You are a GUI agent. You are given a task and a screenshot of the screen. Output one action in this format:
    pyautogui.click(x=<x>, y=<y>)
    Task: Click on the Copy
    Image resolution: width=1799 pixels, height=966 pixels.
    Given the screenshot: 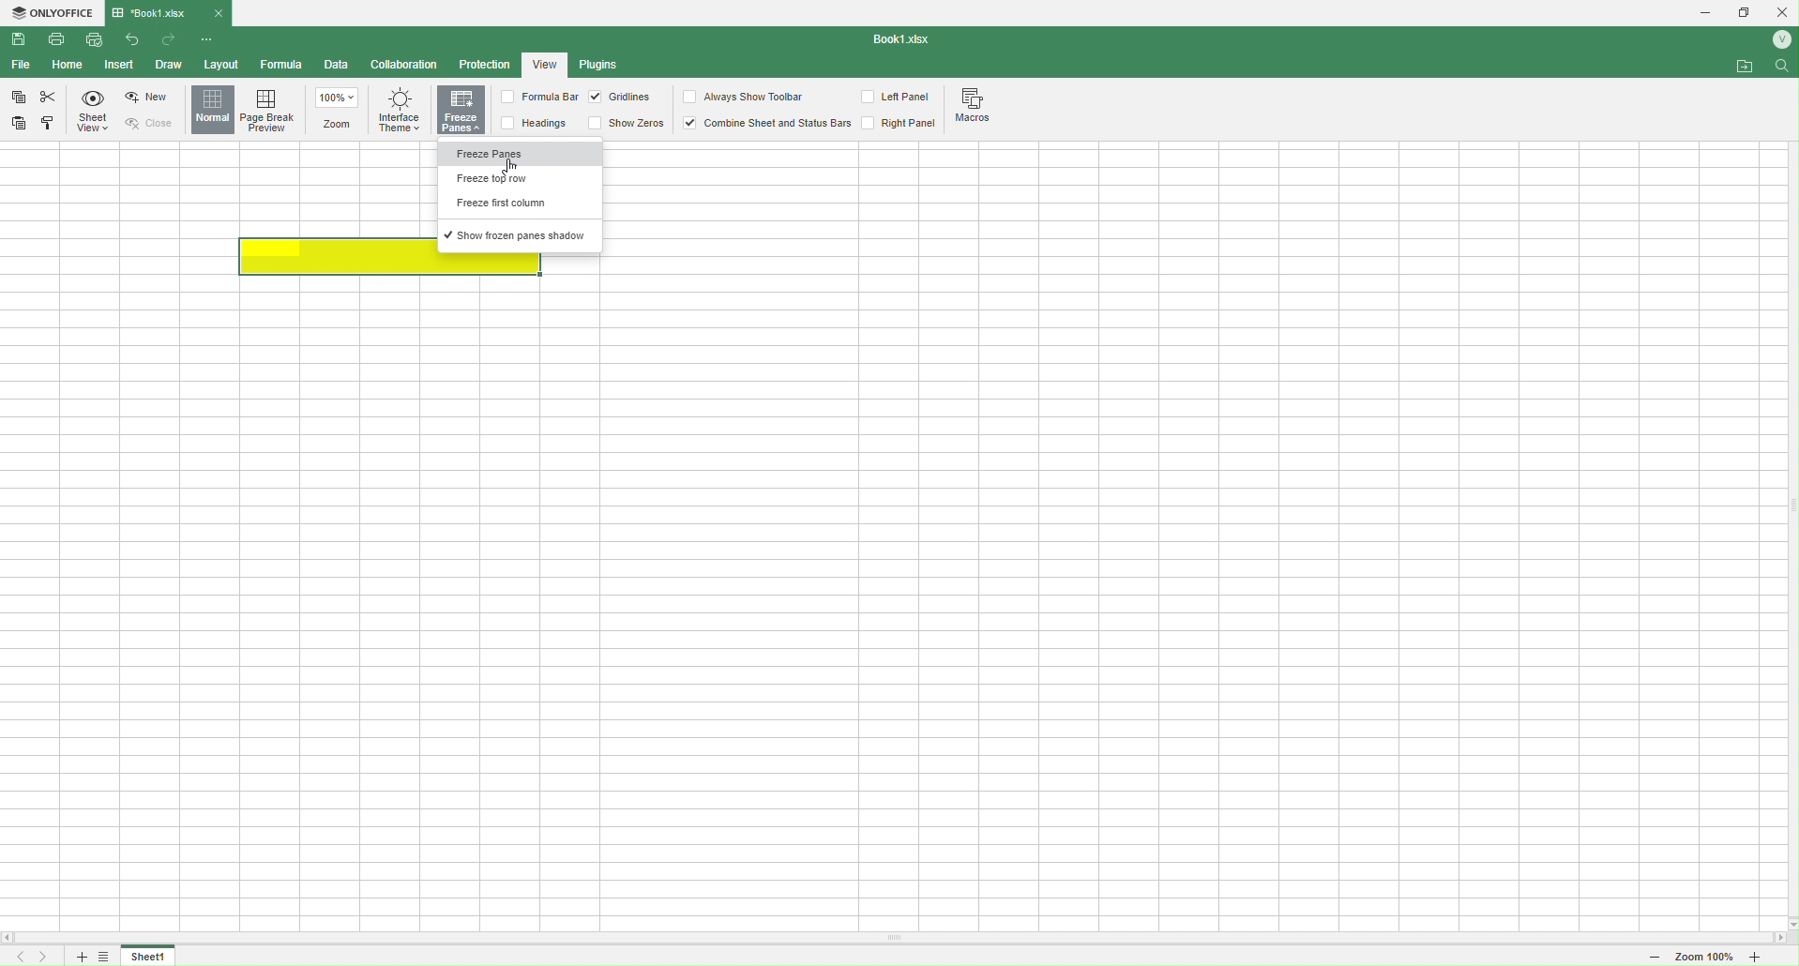 What is the action you would take?
    pyautogui.click(x=19, y=99)
    